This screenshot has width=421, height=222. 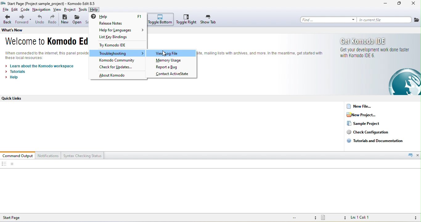 What do you see at coordinates (261, 54) in the screenshot?
I see `text` at bounding box center [261, 54].